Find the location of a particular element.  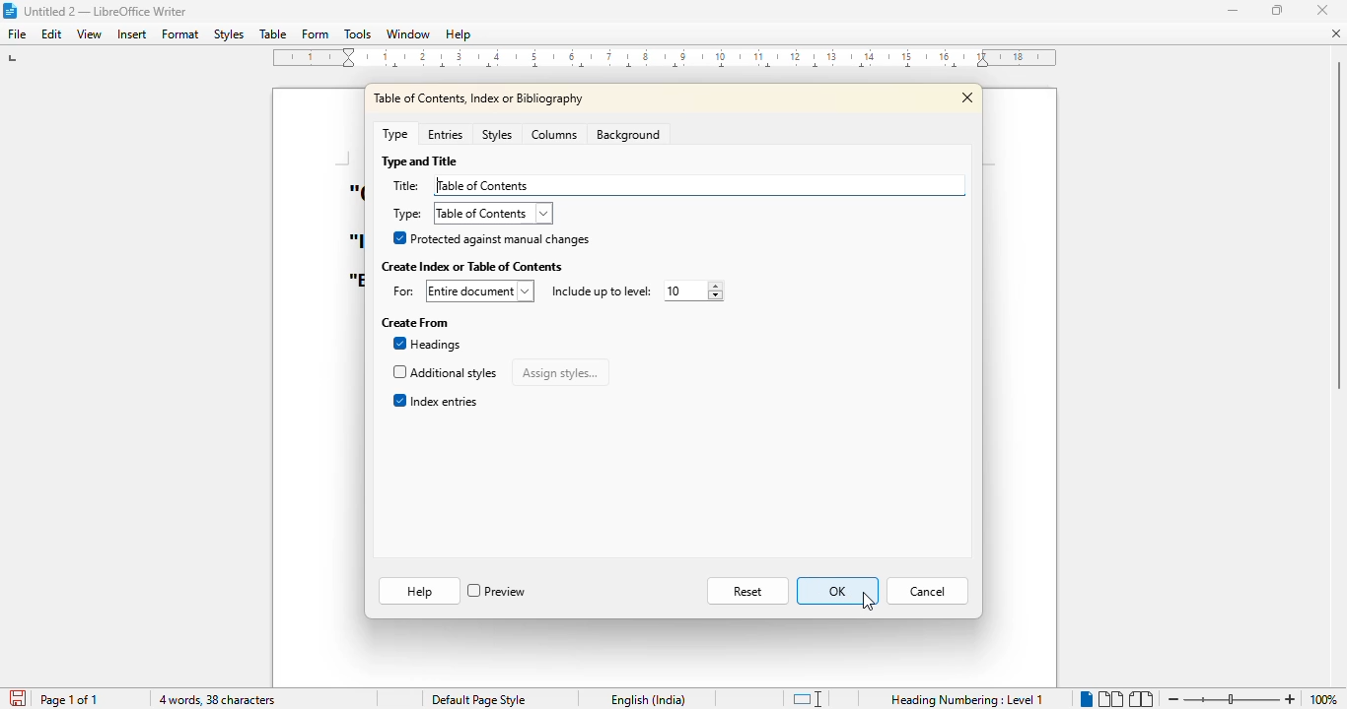

multi-page view is located at coordinates (1110, 698).